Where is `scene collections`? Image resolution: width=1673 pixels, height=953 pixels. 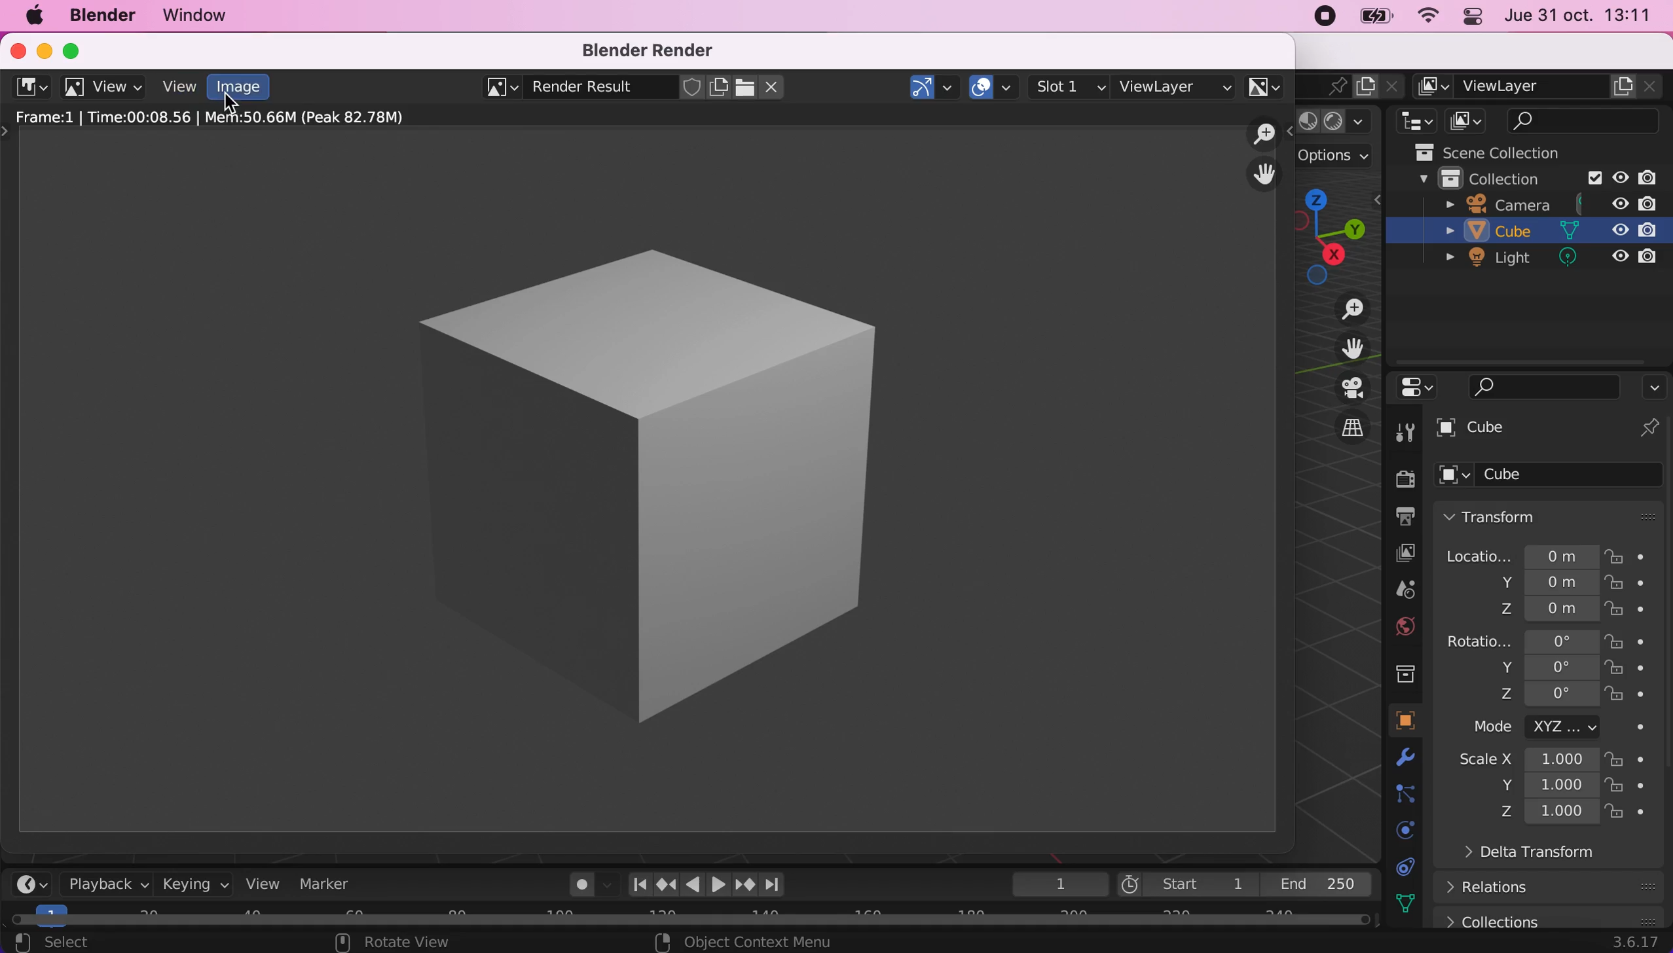 scene collections is located at coordinates (1512, 150).